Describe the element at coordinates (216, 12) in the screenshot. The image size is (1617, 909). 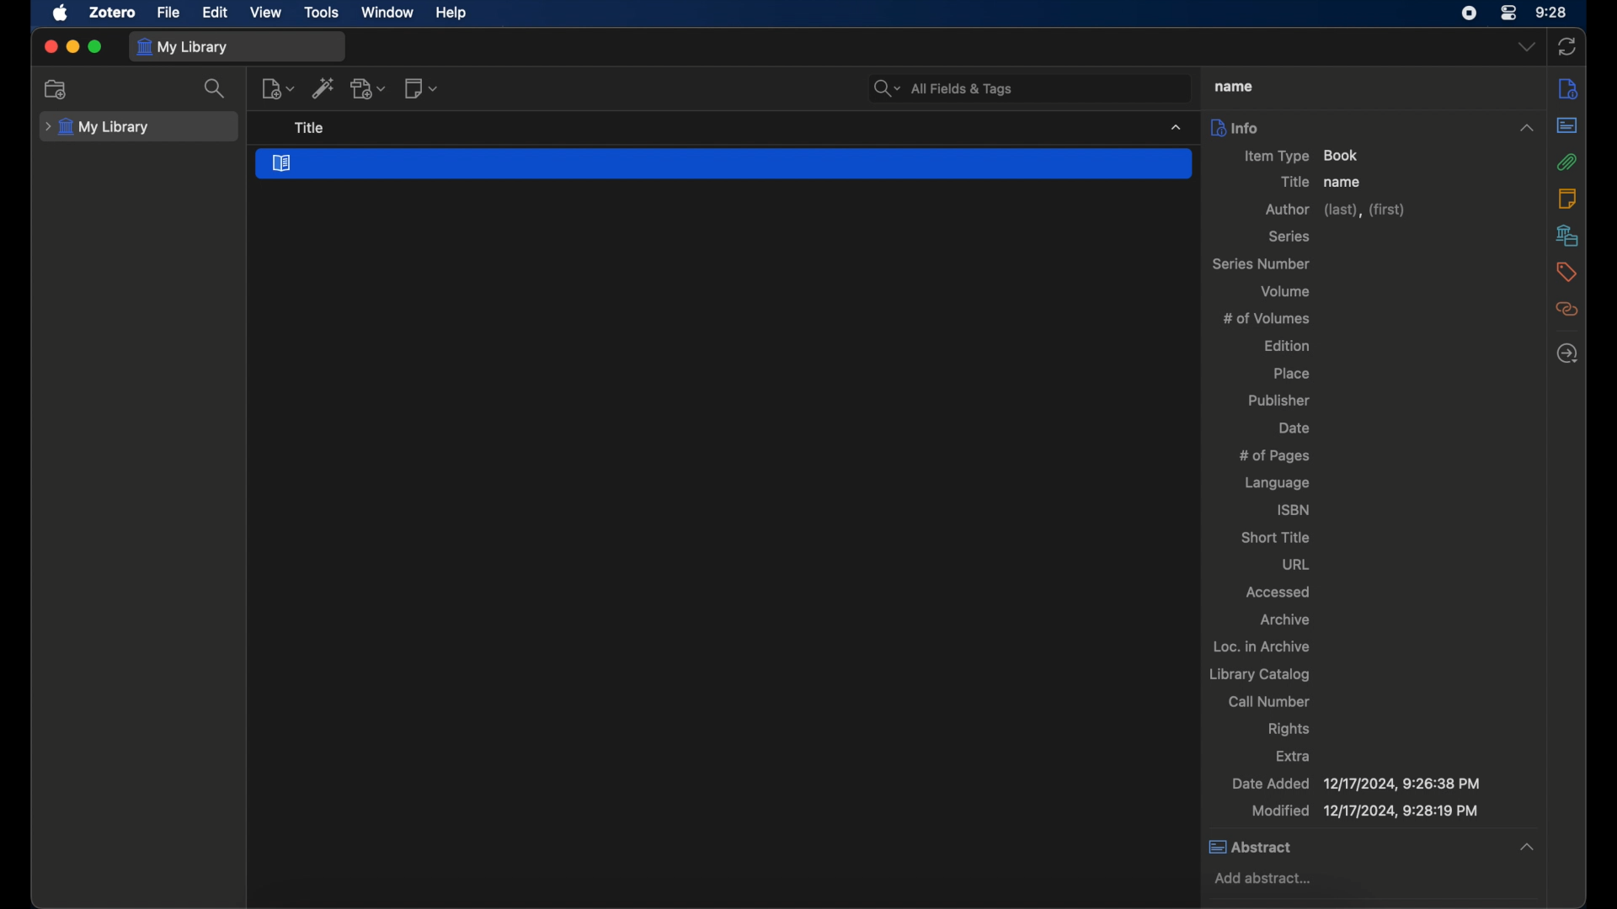
I see `edit` at that location.